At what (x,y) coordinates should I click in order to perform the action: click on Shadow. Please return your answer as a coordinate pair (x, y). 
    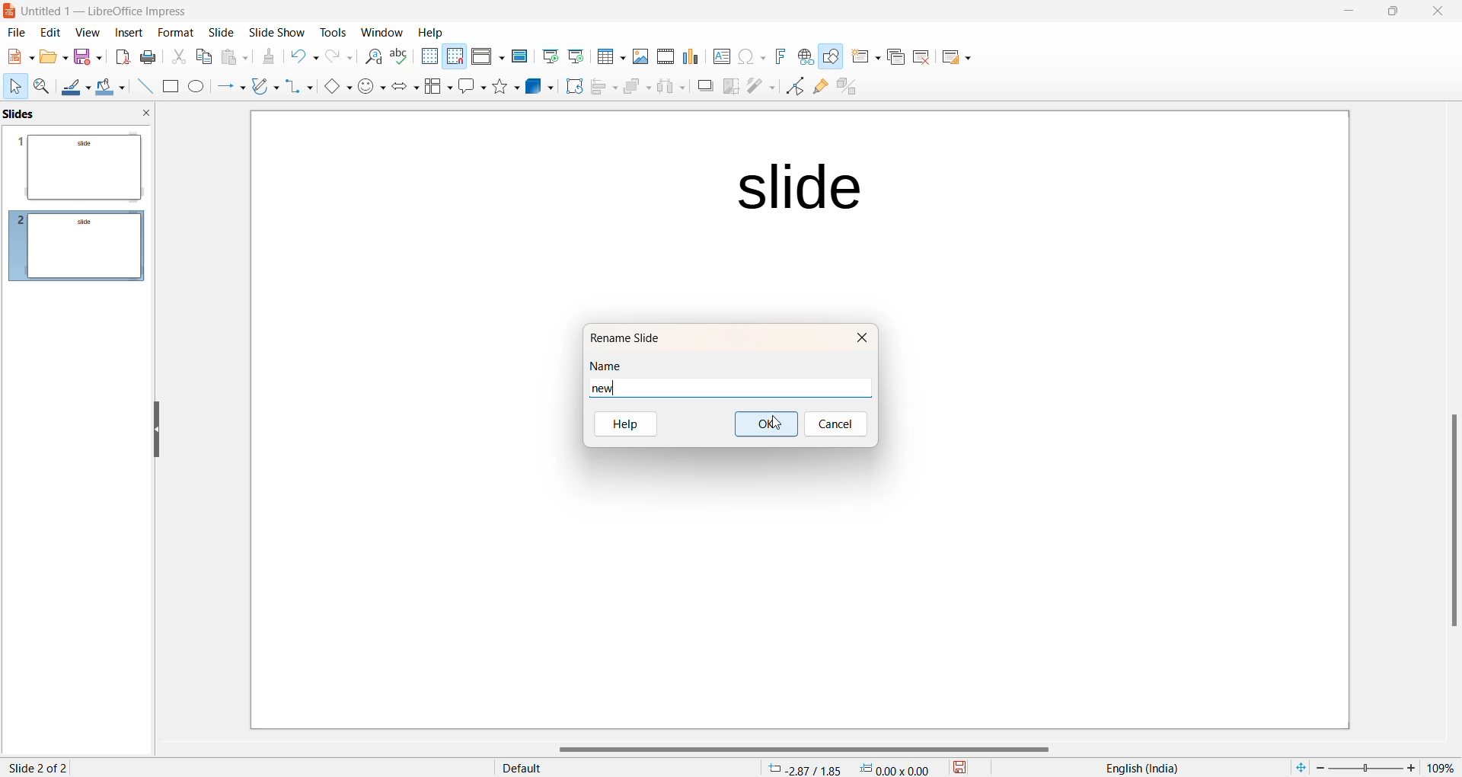
    Looking at the image, I should click on (700, 87).